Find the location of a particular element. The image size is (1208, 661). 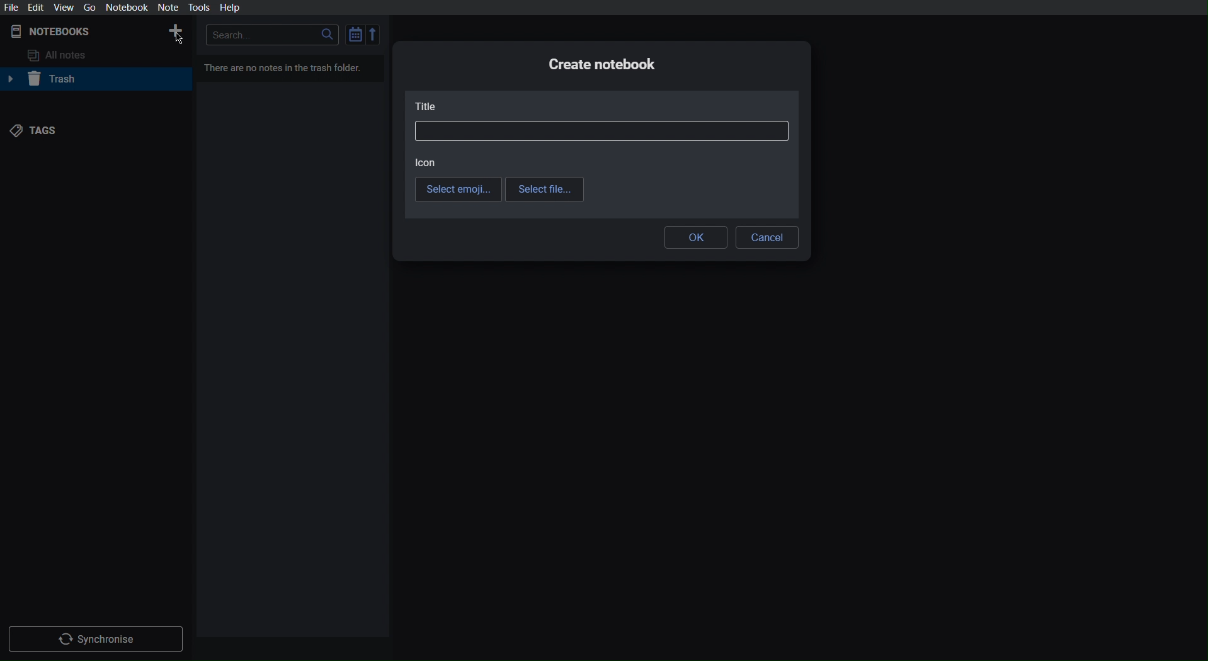

cursor is located at coordinates (181, 42).